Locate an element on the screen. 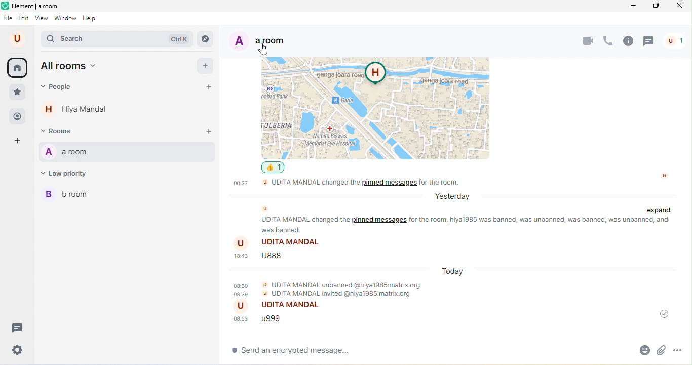 The image size is (692, 365). yesterday is located at coordinates (447, 196).